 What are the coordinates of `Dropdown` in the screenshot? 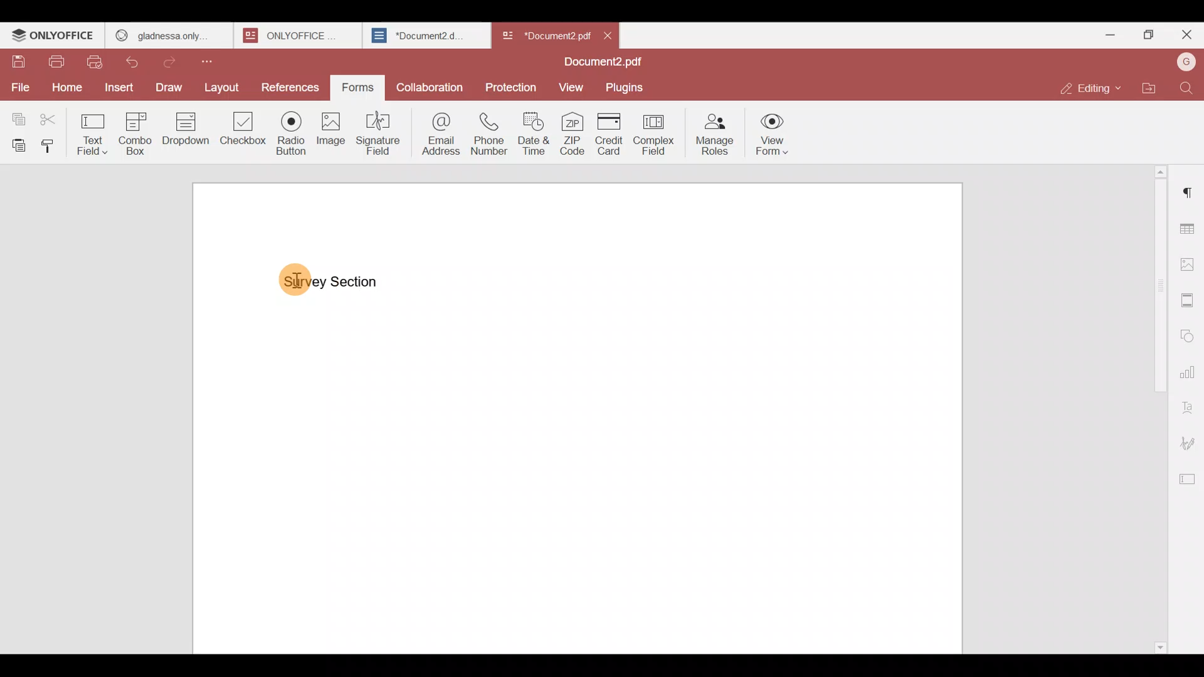 It's located at (183, 131).